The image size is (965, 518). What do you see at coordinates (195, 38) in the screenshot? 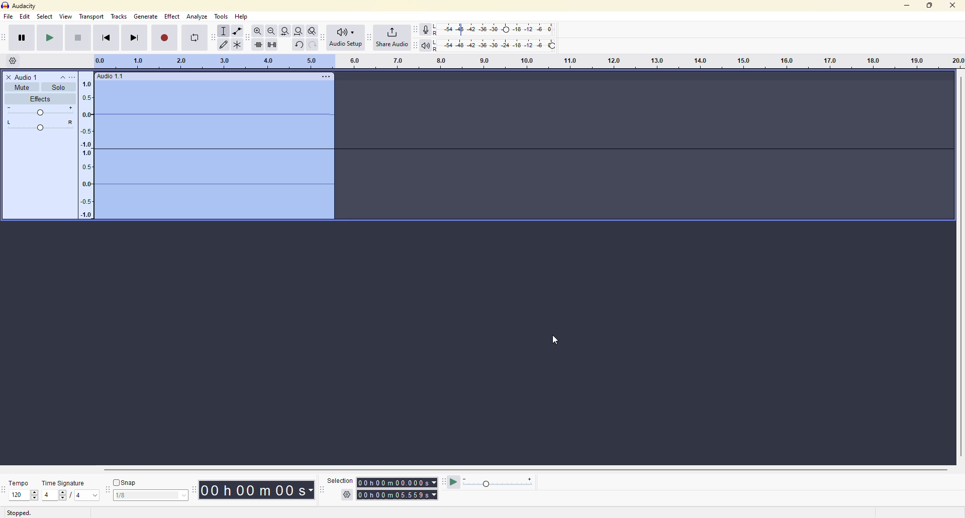
I see `enable looping` at bounding box center [195, 38].